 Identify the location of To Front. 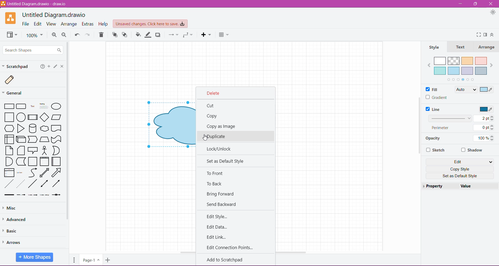
(217, 173).